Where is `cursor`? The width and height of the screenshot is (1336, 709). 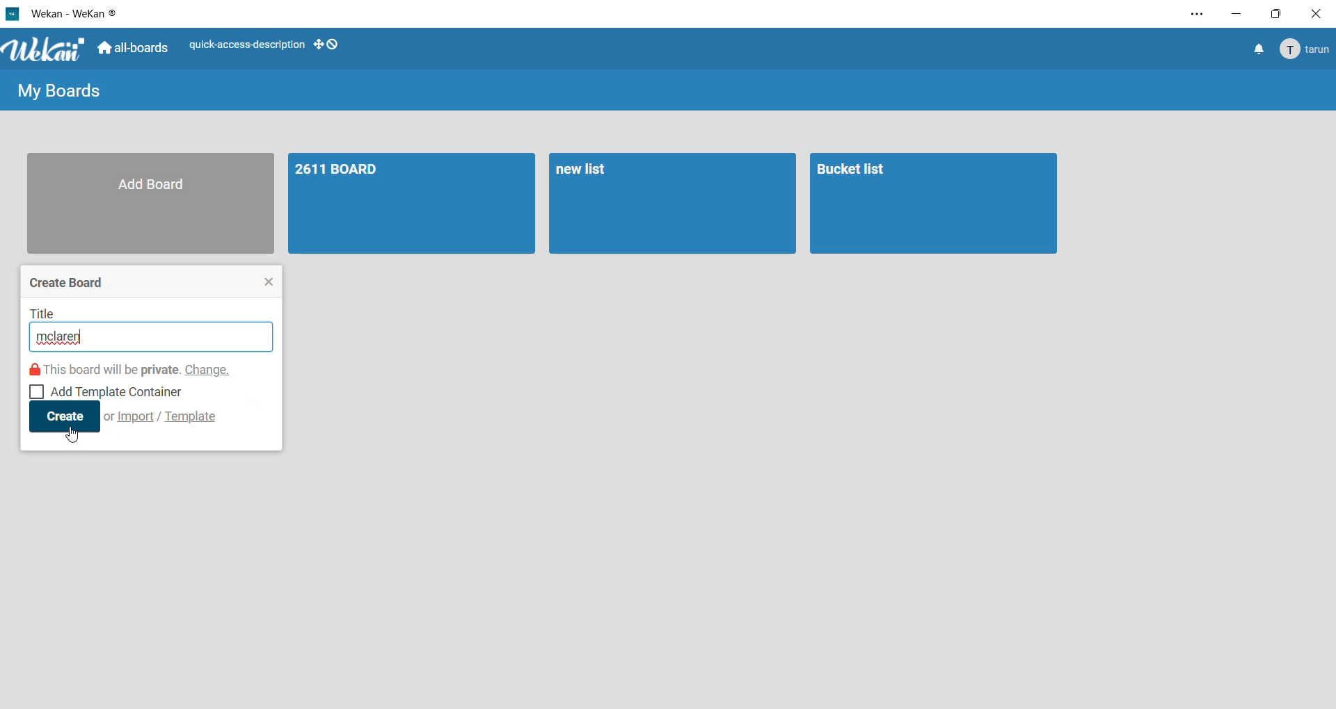 cursor is located at coordinates (75, 434).